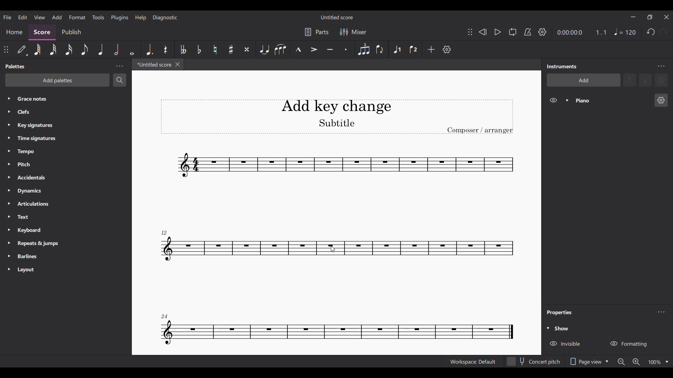  Describe the element at coordinates (150, 49) in the screenshot. I see `Augmentation dot` at that location.